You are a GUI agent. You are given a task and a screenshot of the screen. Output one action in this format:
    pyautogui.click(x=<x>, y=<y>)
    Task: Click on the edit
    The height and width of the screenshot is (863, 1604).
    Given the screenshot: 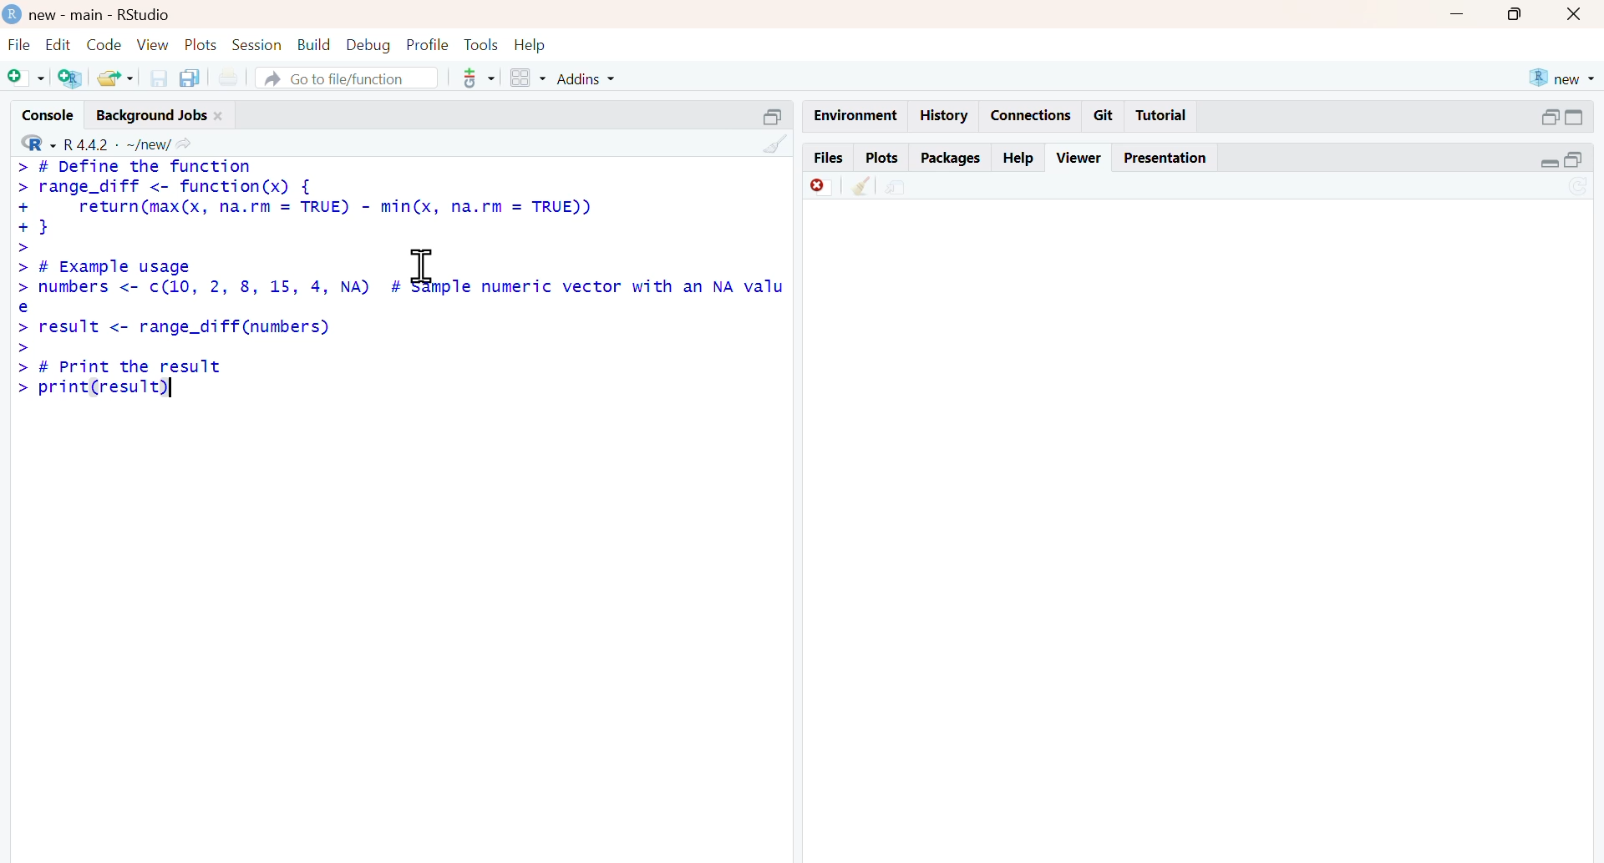 What is the action you would take?
    pyautogui.click(x=58, y=44)
    